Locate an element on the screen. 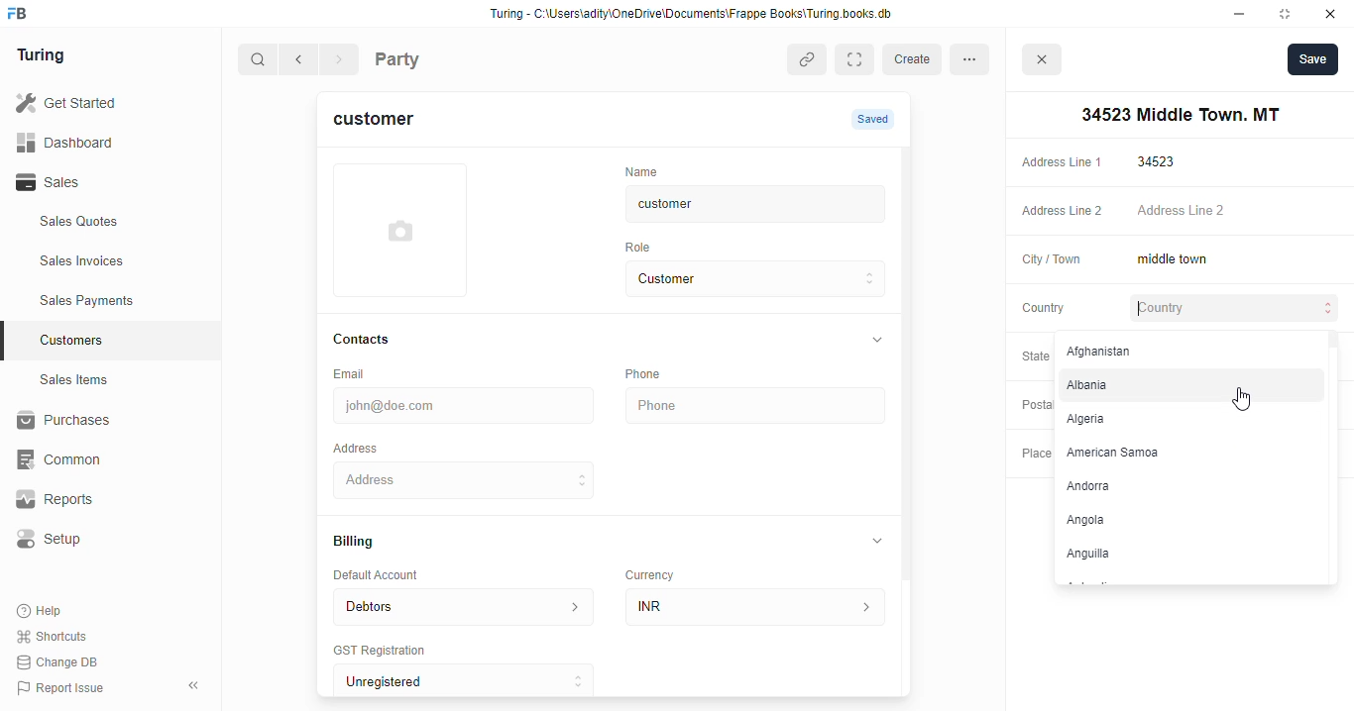  minimise is located at coordinates (1240, 14).